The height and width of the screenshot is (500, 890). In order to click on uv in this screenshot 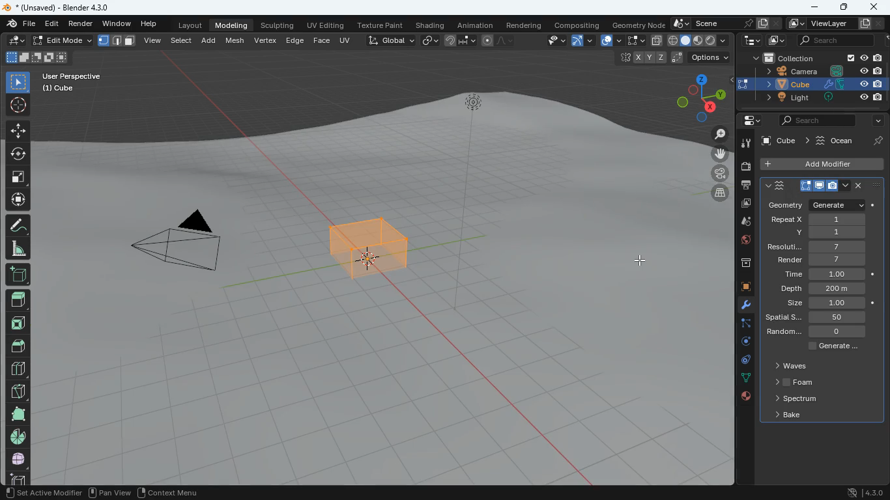, I will do `click(347, 40)`.